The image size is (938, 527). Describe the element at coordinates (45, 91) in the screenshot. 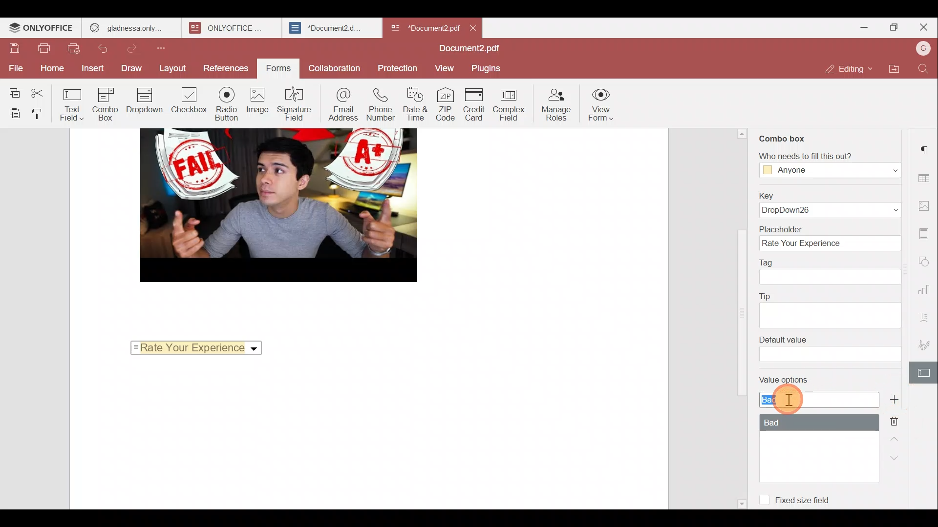

I see `Cut` at that location.